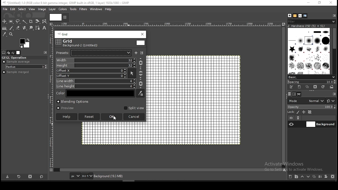 The image size is (338, 190). Describe the element at coordinates (18, 28) in the screenshot. I see `eraser tool` at that location.